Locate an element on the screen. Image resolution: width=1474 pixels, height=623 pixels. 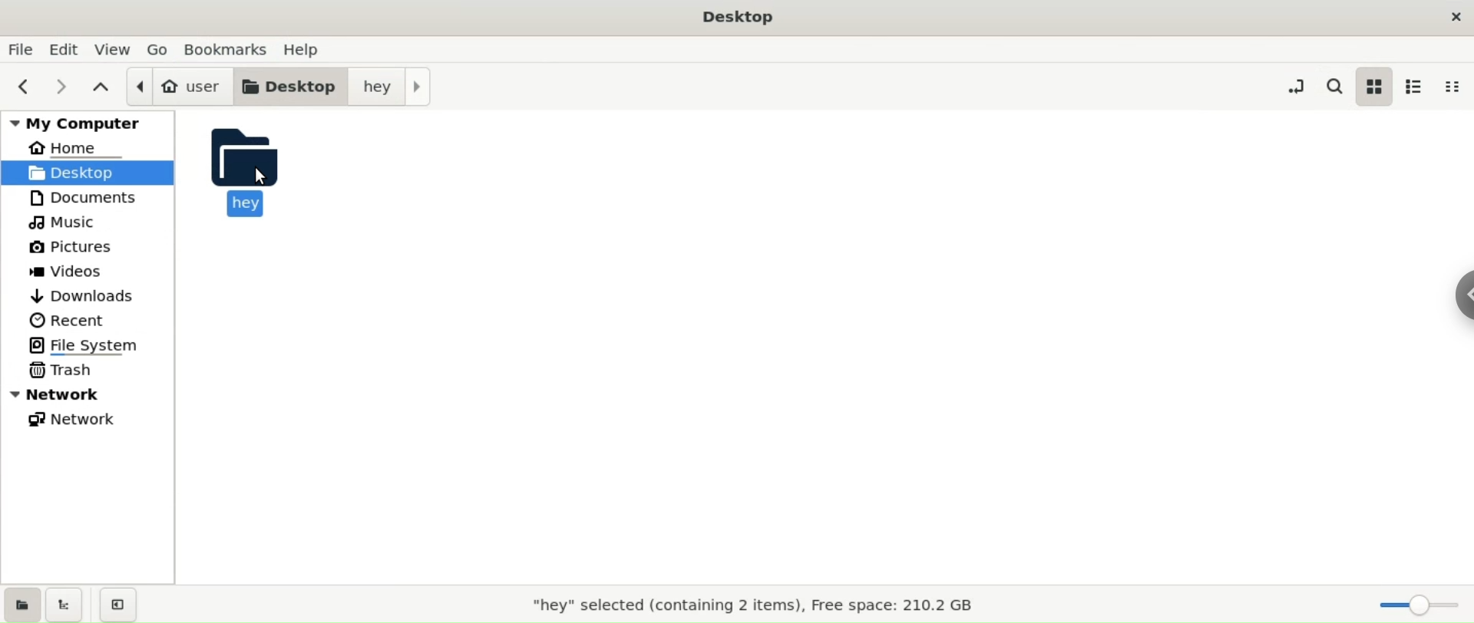
pictures is located at coordinates (72, 245).